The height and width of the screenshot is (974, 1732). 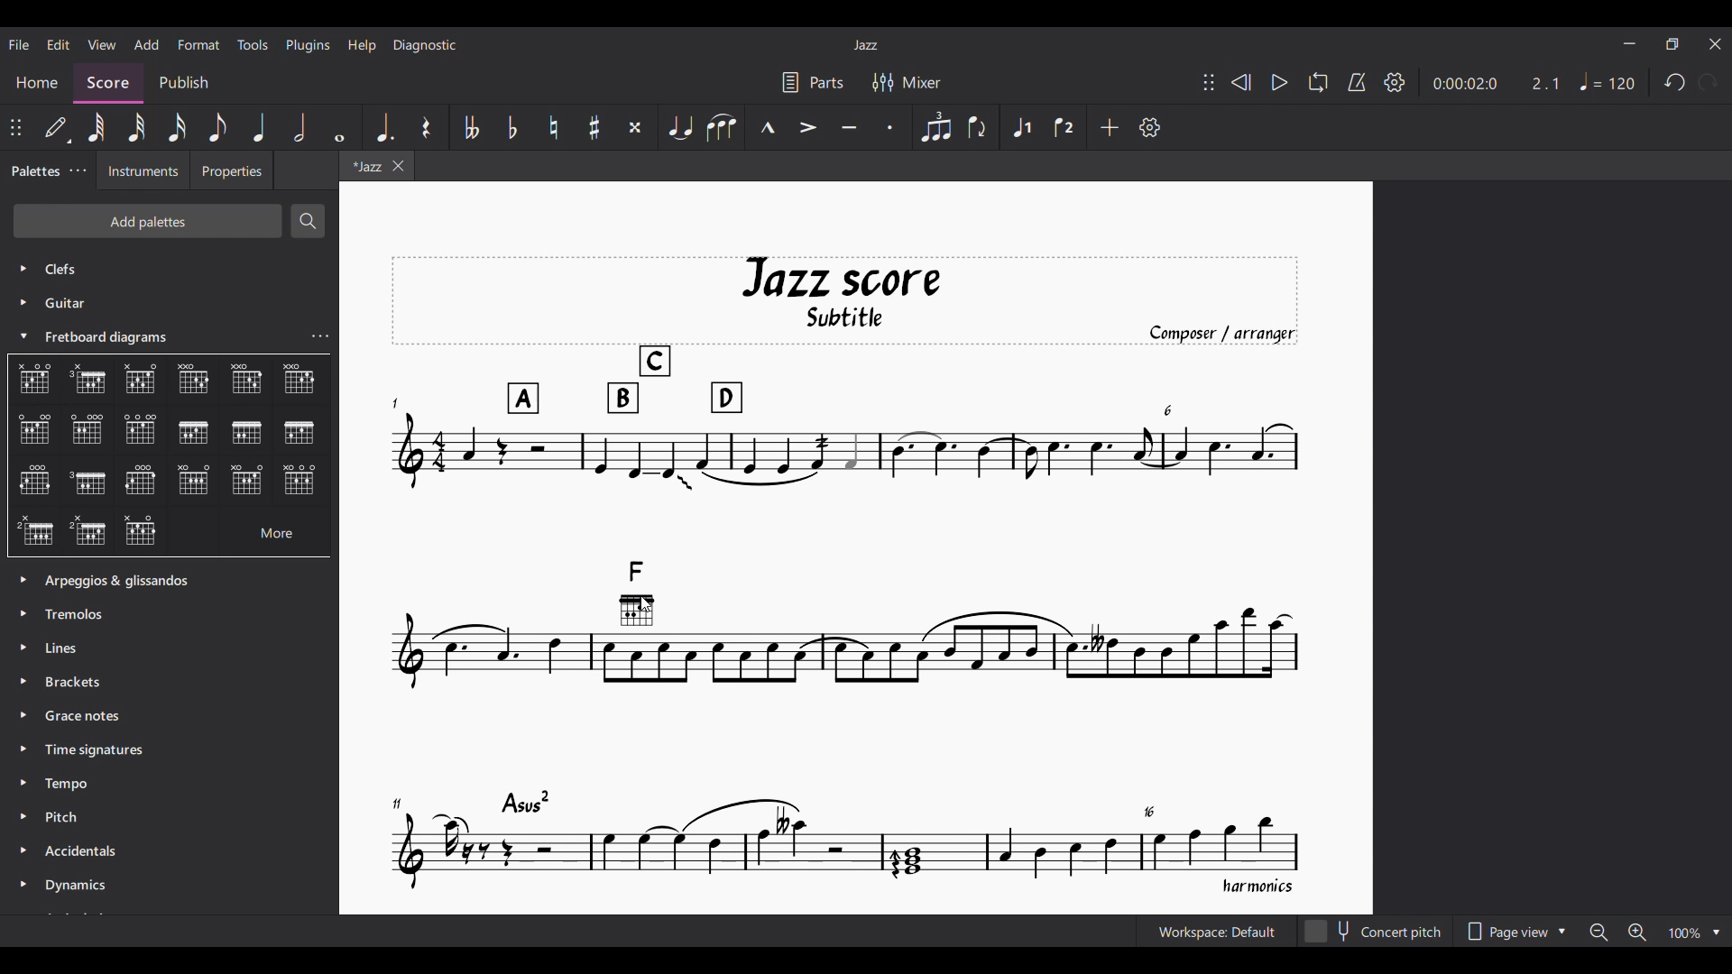 What do you see at coordinates (96, 126) in the screenshot?
I see `64th note` at bounding box center [96, 126].